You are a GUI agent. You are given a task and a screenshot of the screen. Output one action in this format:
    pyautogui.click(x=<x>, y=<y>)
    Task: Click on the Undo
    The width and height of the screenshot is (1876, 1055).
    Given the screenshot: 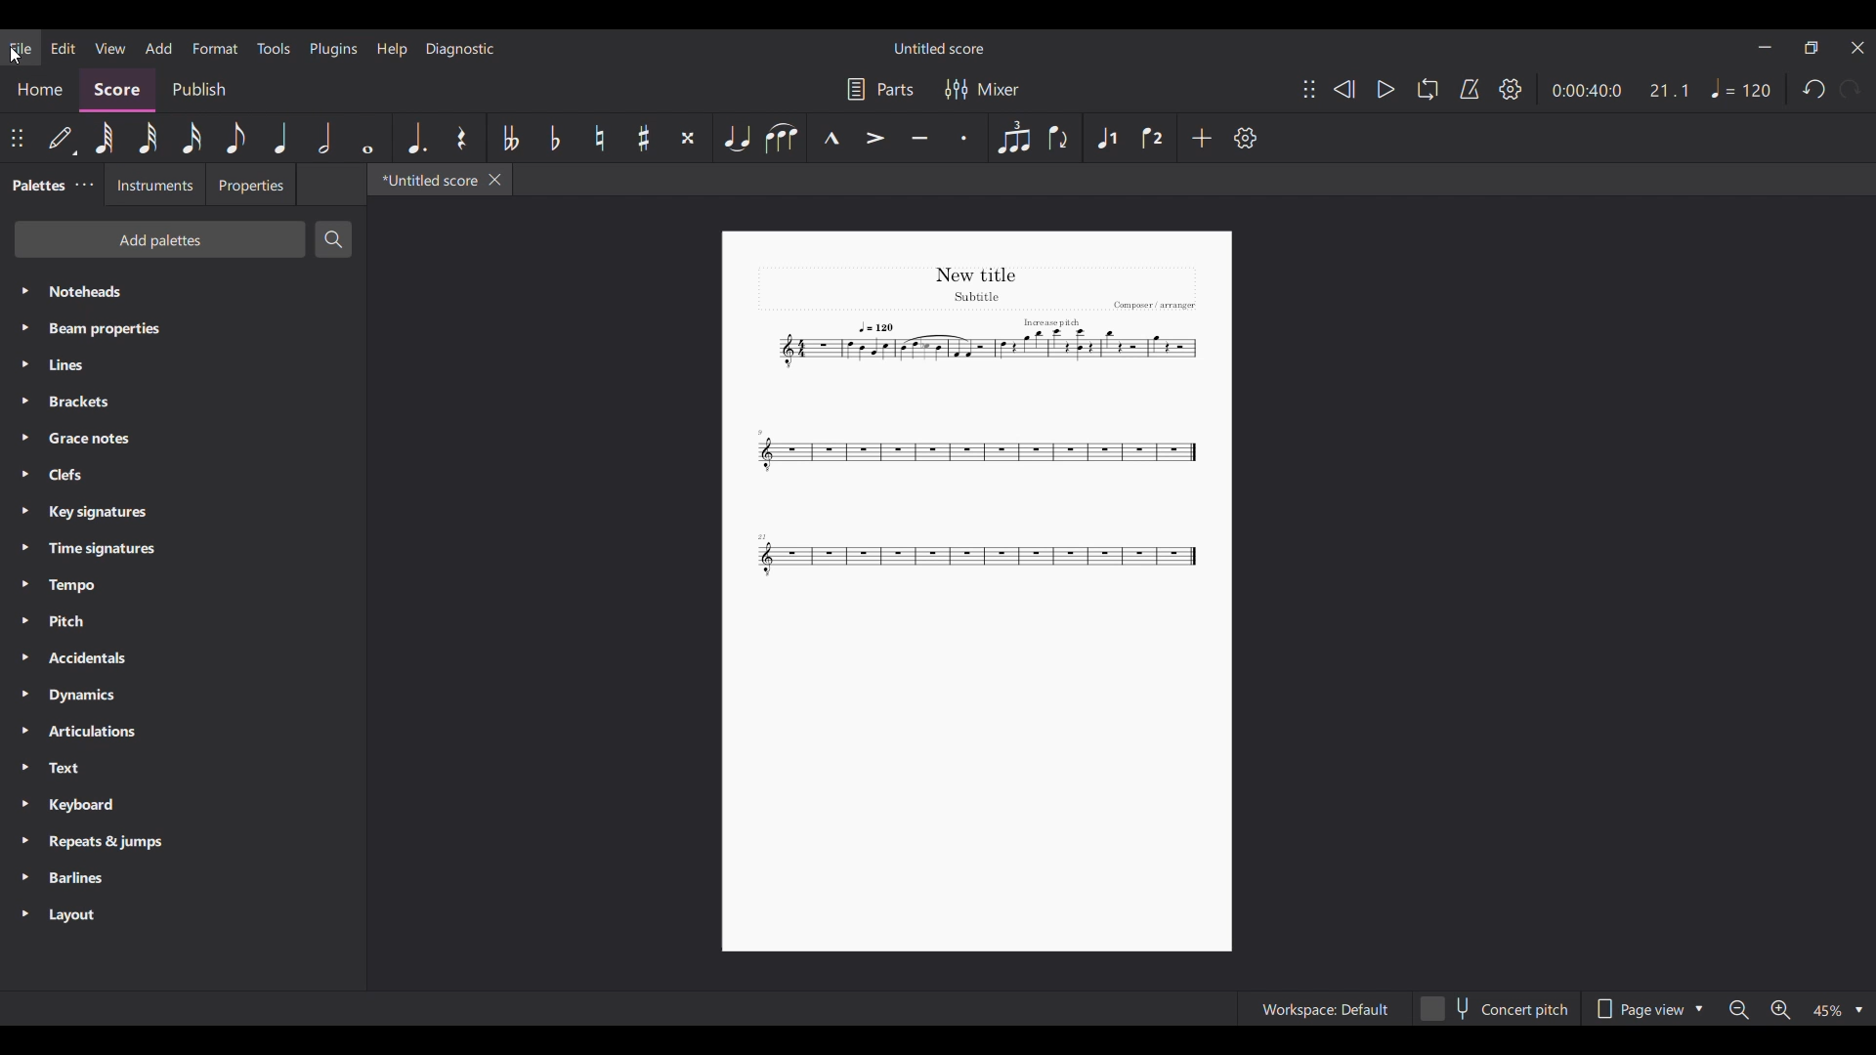 What is the action you would take?
    pyautogui.click(x=1812, y=89)
    